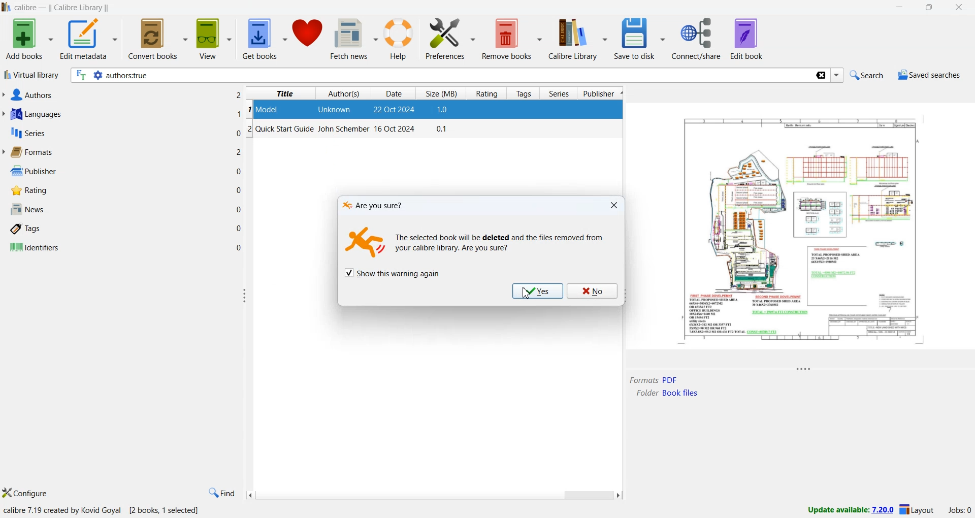 This screenshot has height=518, width=975. I want to click on edit metadata, so click(89, 40).